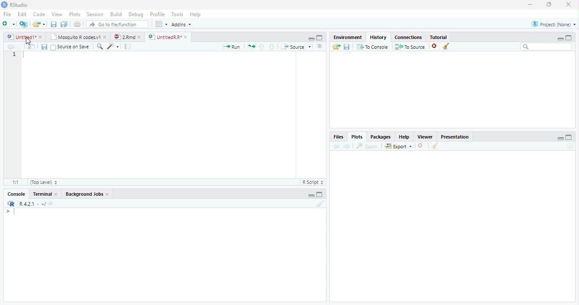 The height and width of the screenshot is (305, 579). What do you see at coordinates (320, 39) in the screenshot?
I see `Maximize` at bounding box center [320, 39].